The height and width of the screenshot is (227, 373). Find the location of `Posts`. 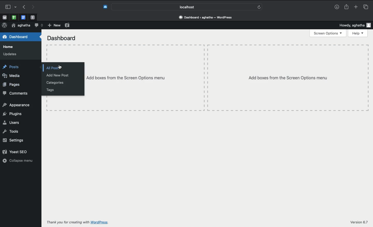

Posts is located at coordinates (10, 66).